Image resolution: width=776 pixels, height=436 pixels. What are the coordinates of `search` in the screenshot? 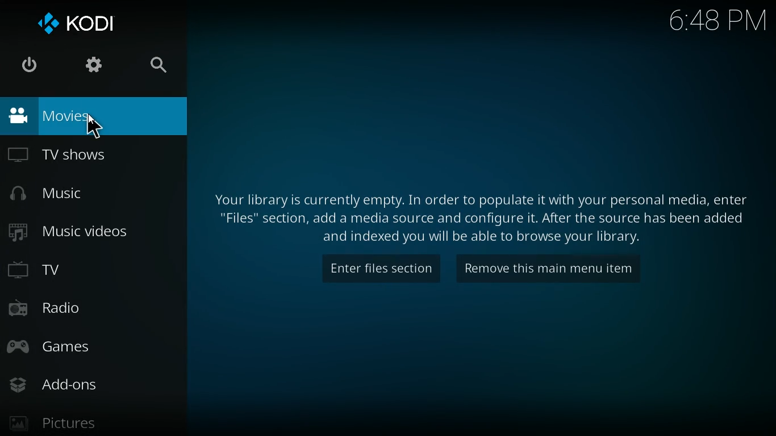 It's located at (154, 66).